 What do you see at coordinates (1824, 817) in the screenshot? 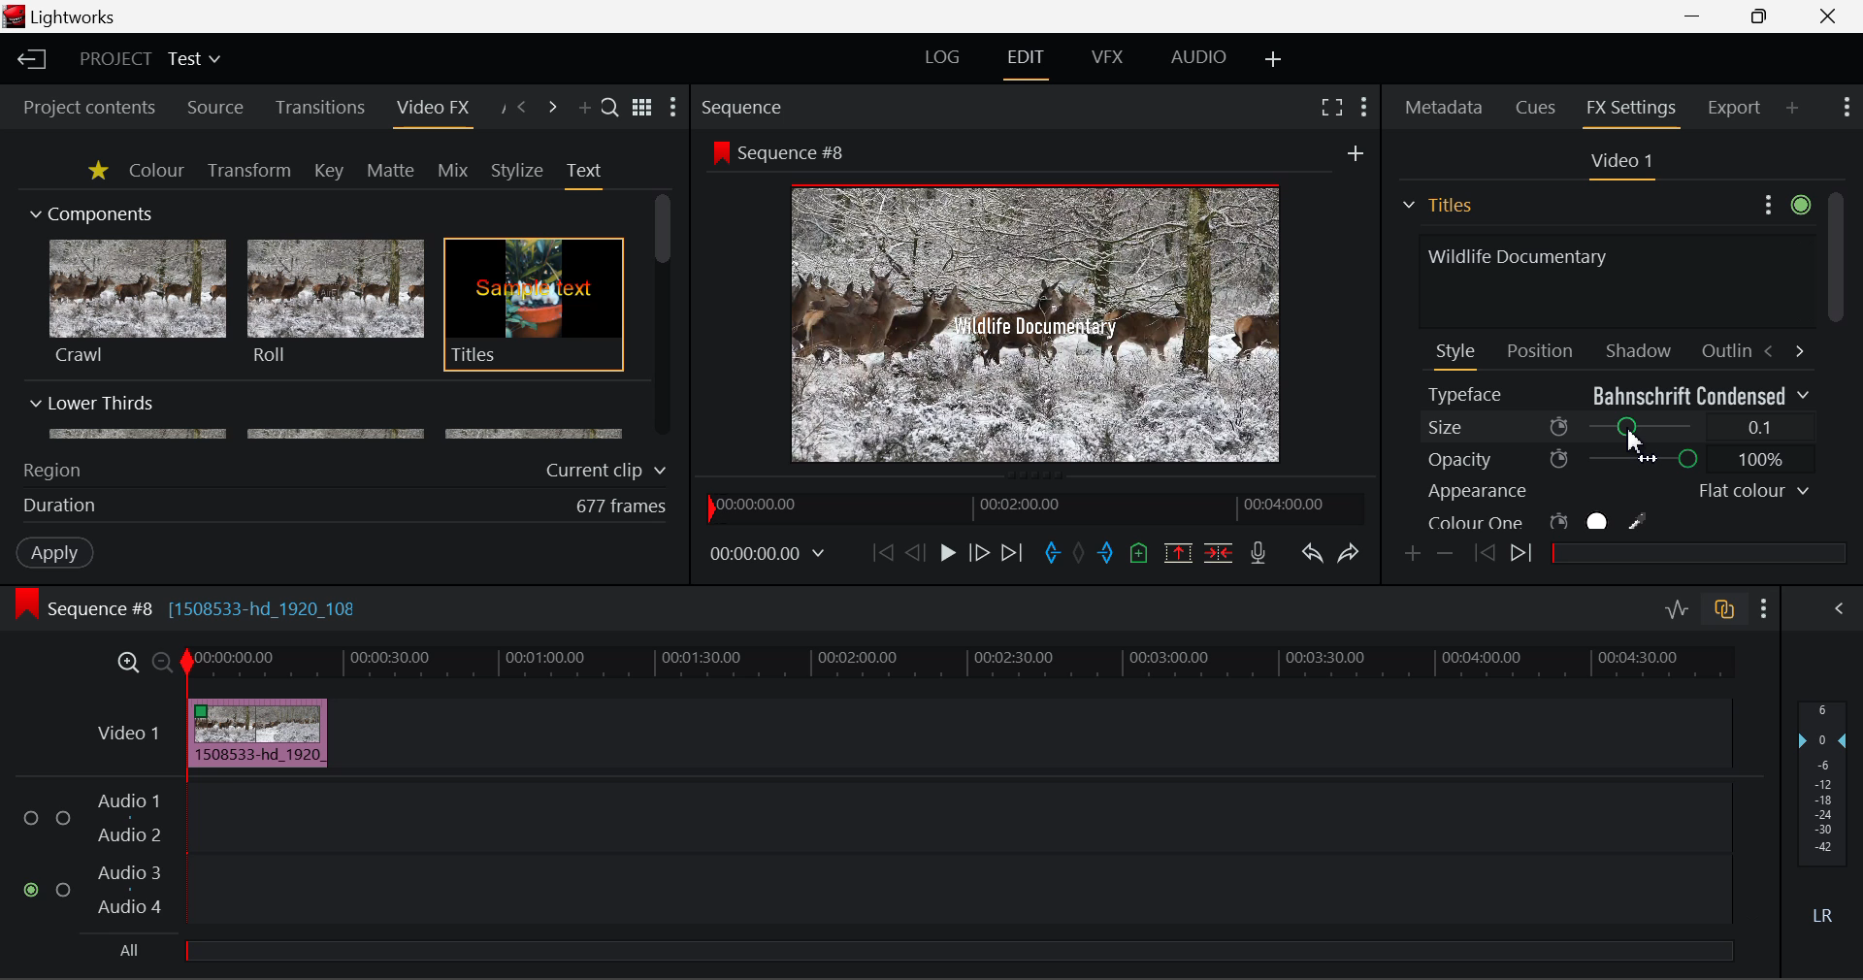
I see `Decibel Level` at bounding box center [1824, 817].